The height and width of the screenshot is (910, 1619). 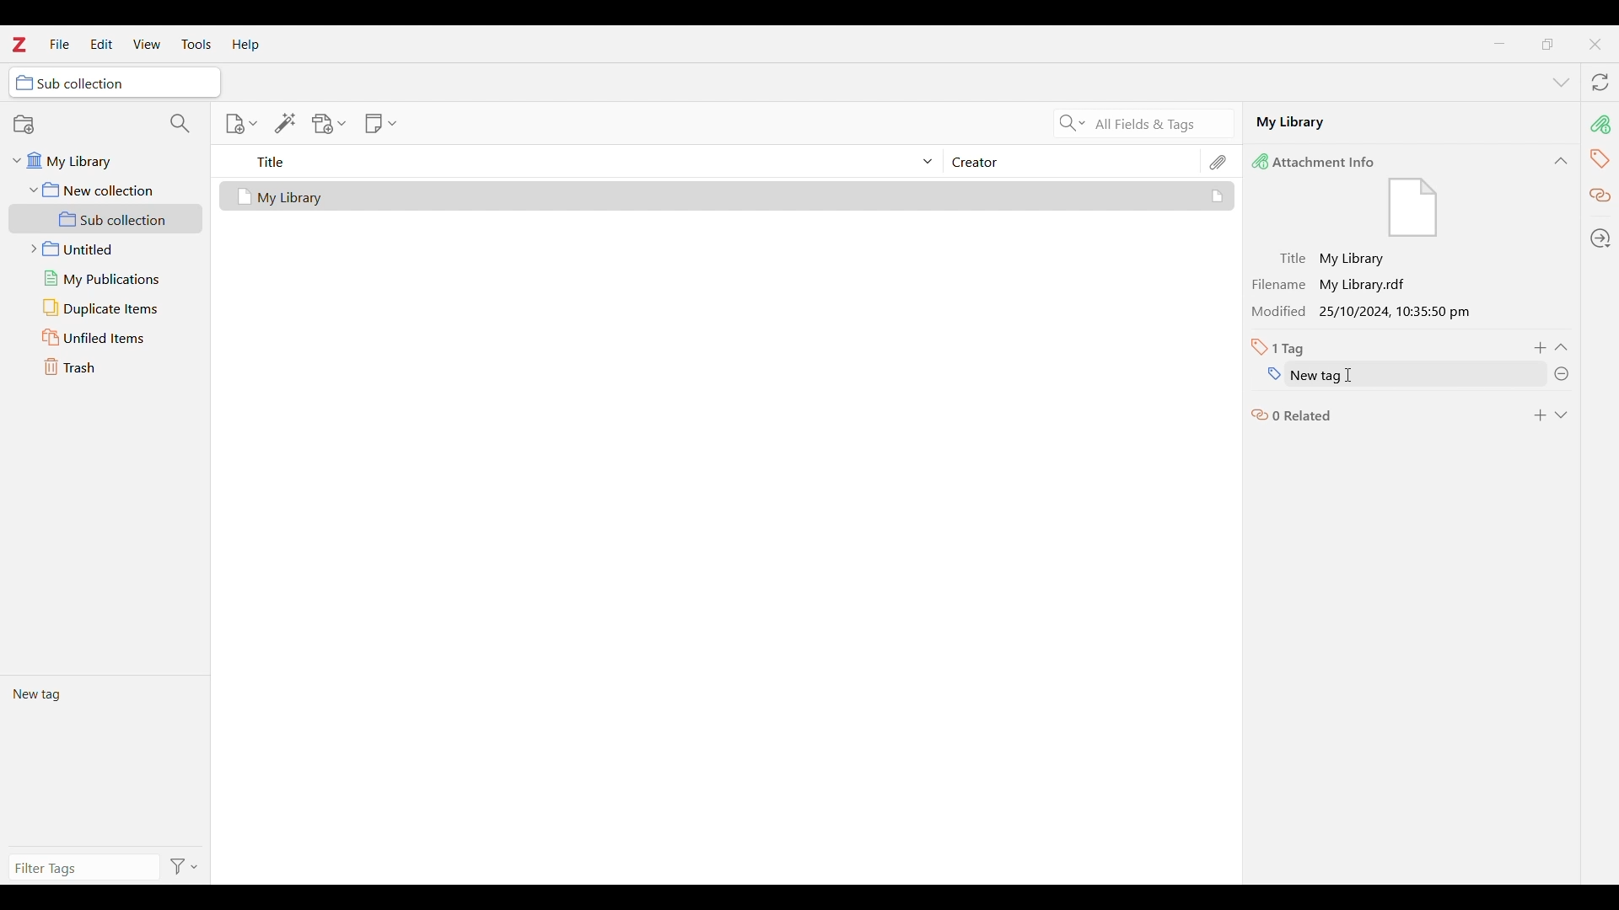 I want to click on Tools menu, so click(x=196, y=44).